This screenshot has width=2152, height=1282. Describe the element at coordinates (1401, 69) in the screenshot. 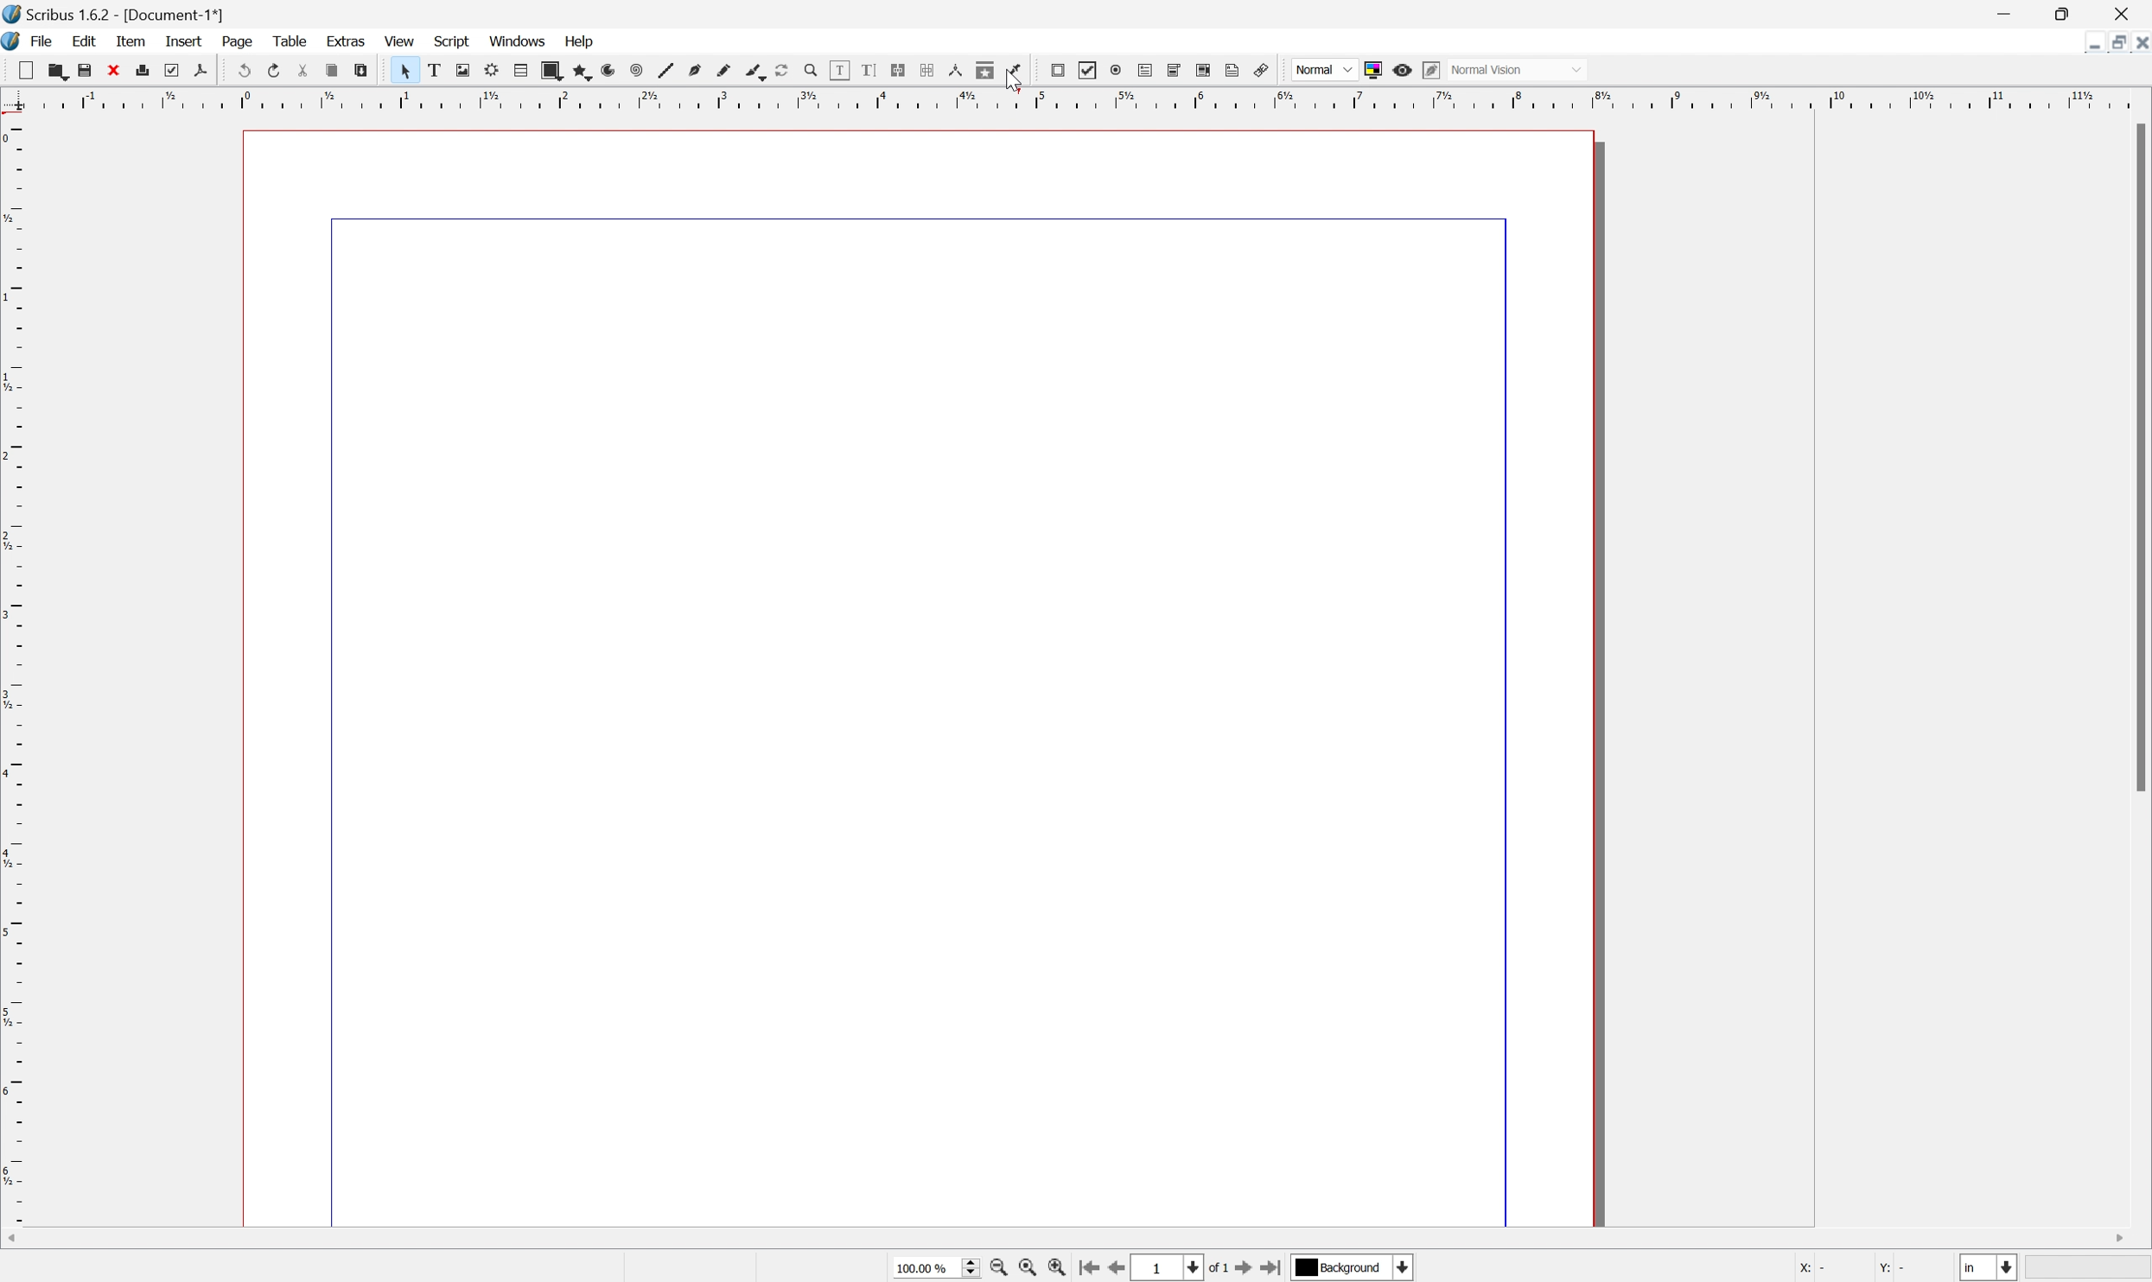

I see `Preview mode` at that location.